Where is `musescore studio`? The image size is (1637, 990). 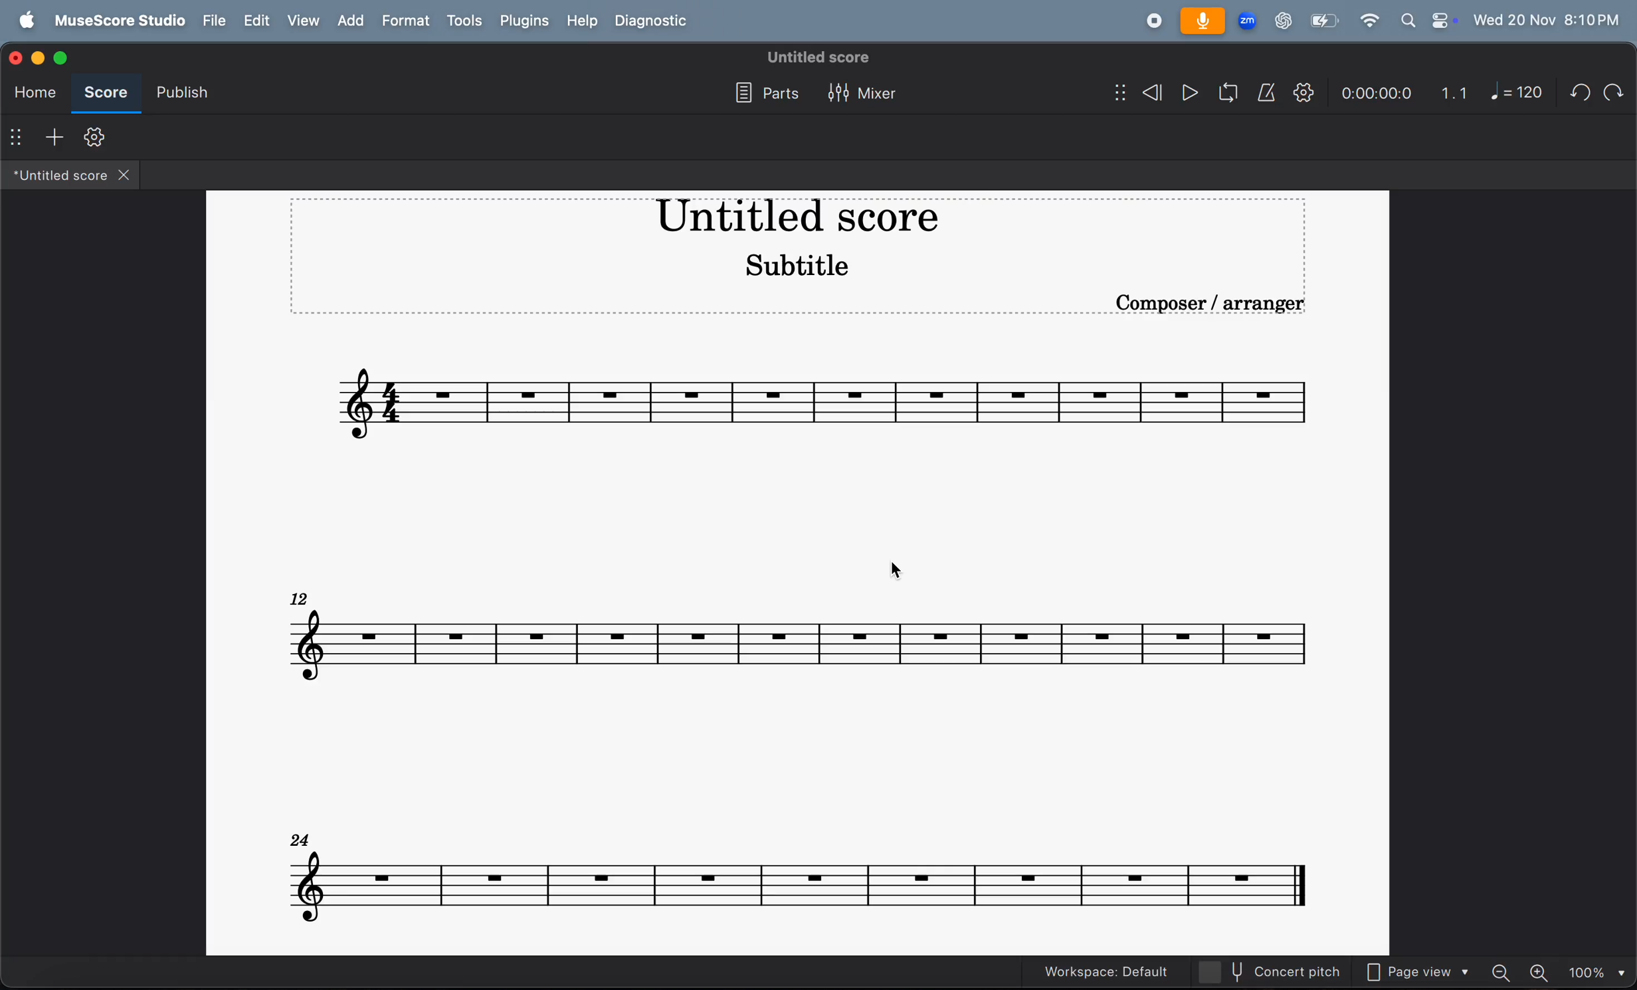
musescore studio is located at coordinates (115, 20).